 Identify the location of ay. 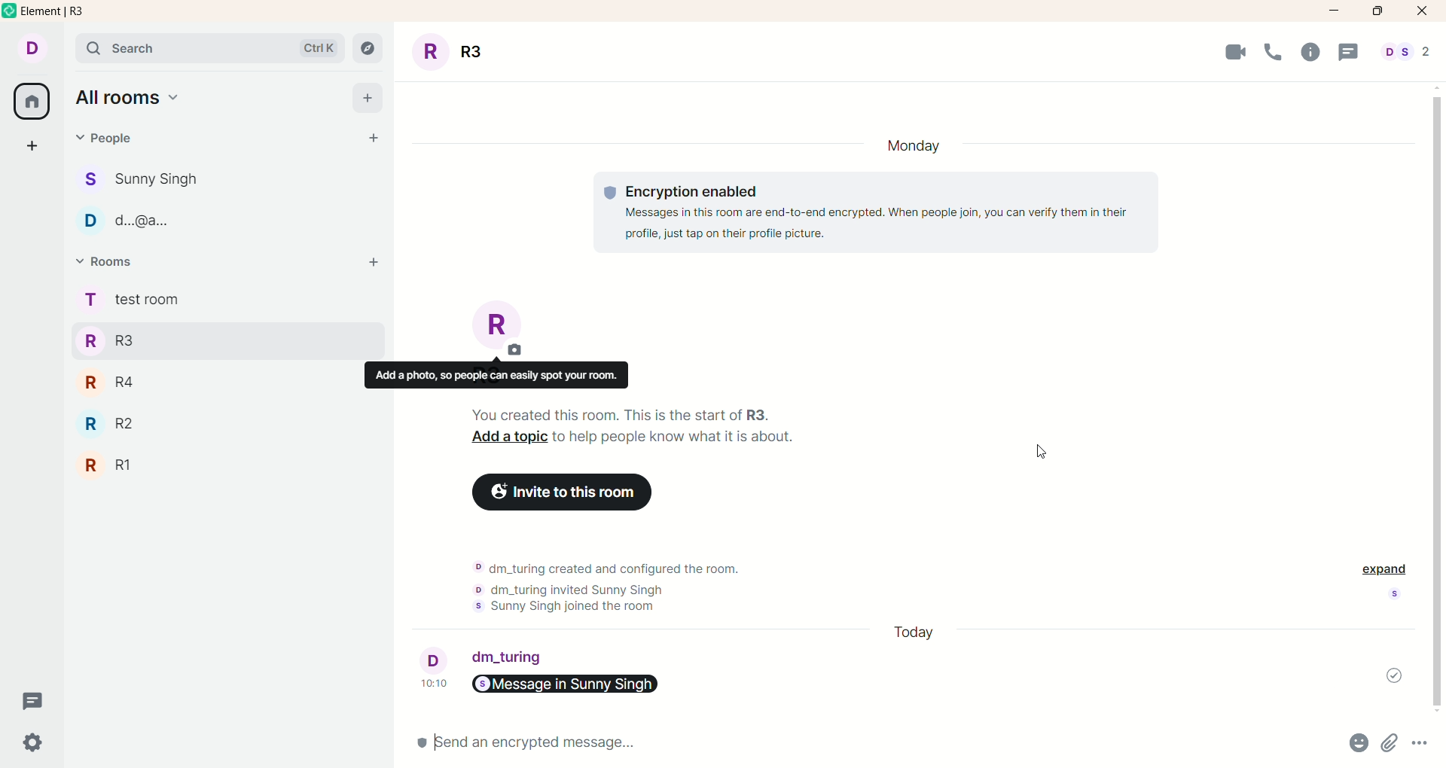
(909, 145).